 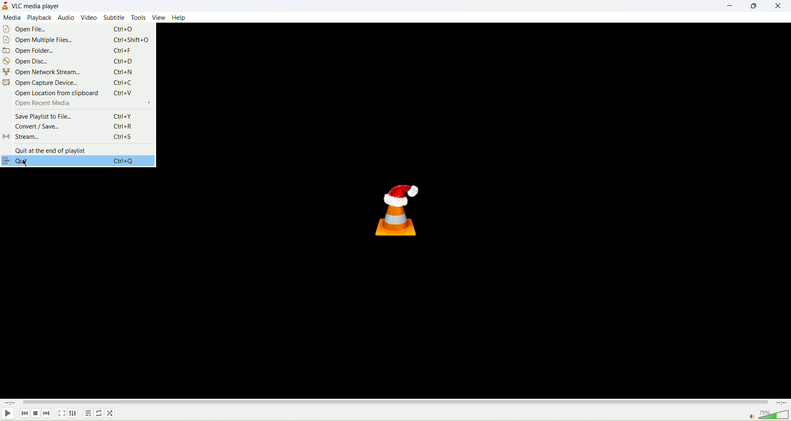 I want to click on open disc, so click(x=77, y=61).